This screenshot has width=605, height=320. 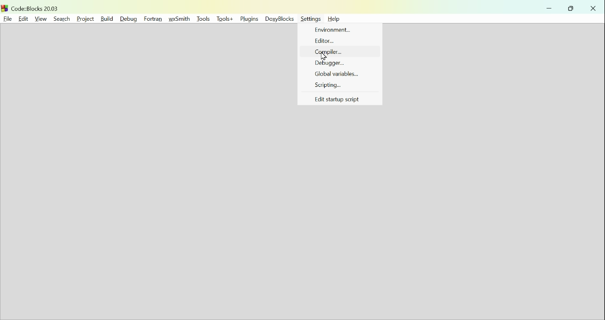 What do you see at coordinates (337, 74) in the screenshot?
I see `Global variables` at bounding box center [337, 74].